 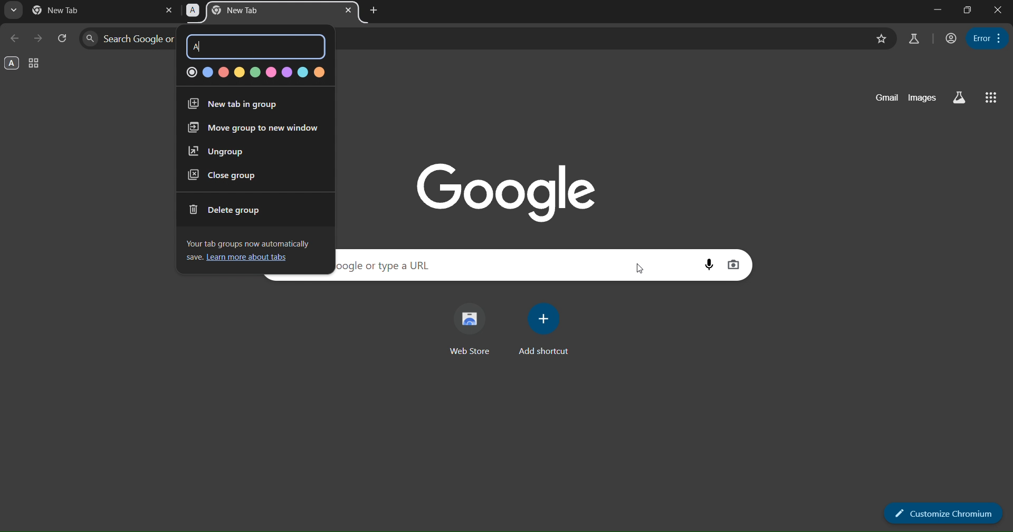 I want to click on reload, so click(x=63, y=36).